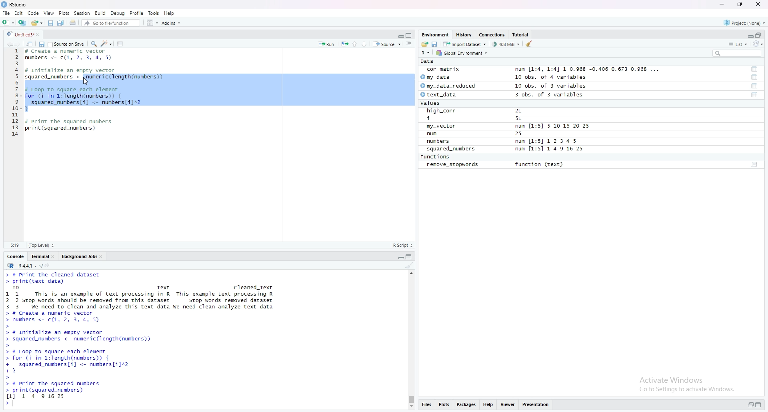 This screenshot has height=412, width=768. What do you see at coordinates (435, 44) in the screenshot?
I see `save workspace` at bounding box center [435, 44].